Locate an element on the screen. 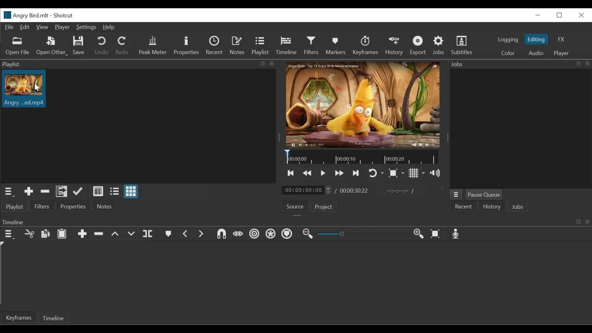 This screenshot has width=592, height=333. Current duration is located at coordinates (307, 190).